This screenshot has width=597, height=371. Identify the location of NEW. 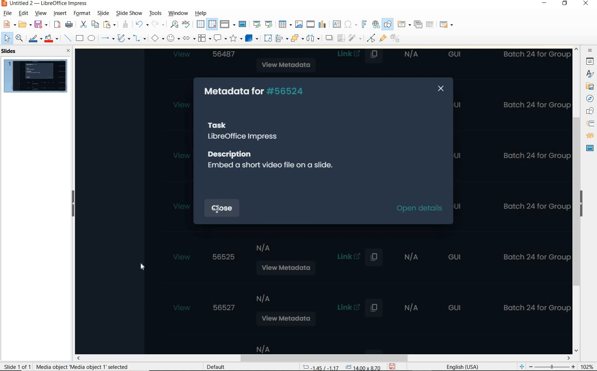
(8, 24).